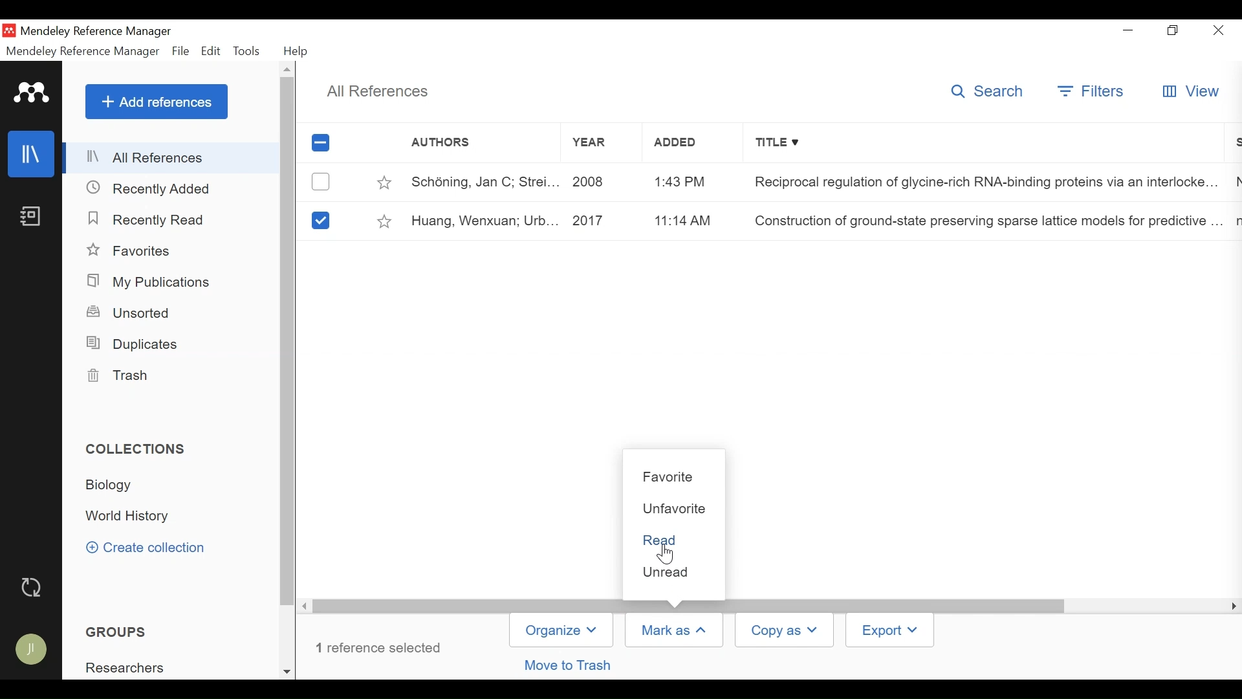  What do you see at coordinates (1130, 30) in the screenshot?
I see `minimize` at bounding box center [1130, 30].